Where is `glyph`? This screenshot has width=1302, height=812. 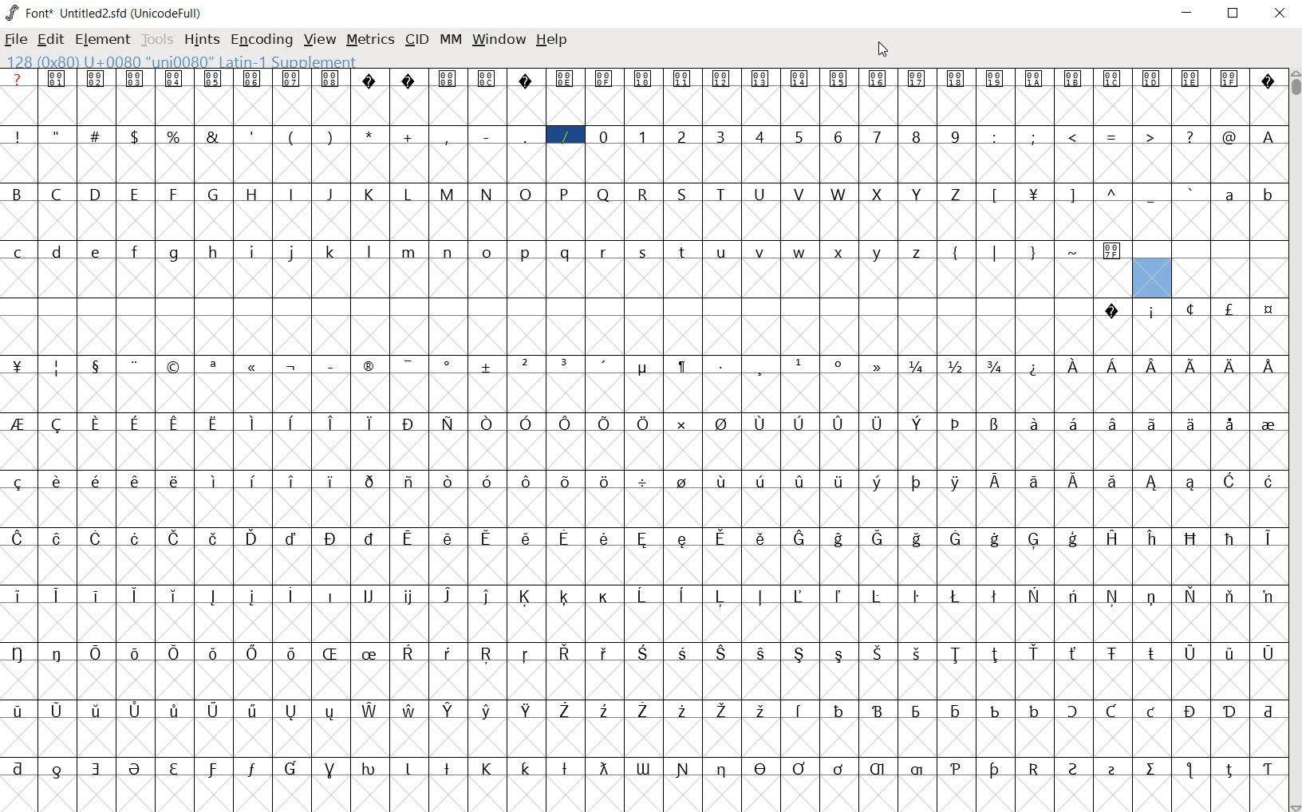
glyph is located at coordinates (641, 652).